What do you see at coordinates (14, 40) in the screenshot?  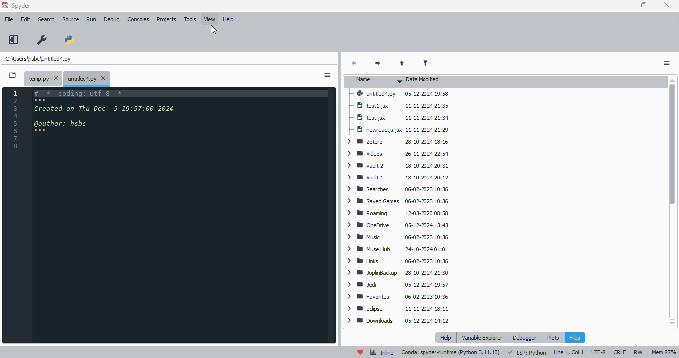 I see `maximize current pane` at bounding box center [14, 40].